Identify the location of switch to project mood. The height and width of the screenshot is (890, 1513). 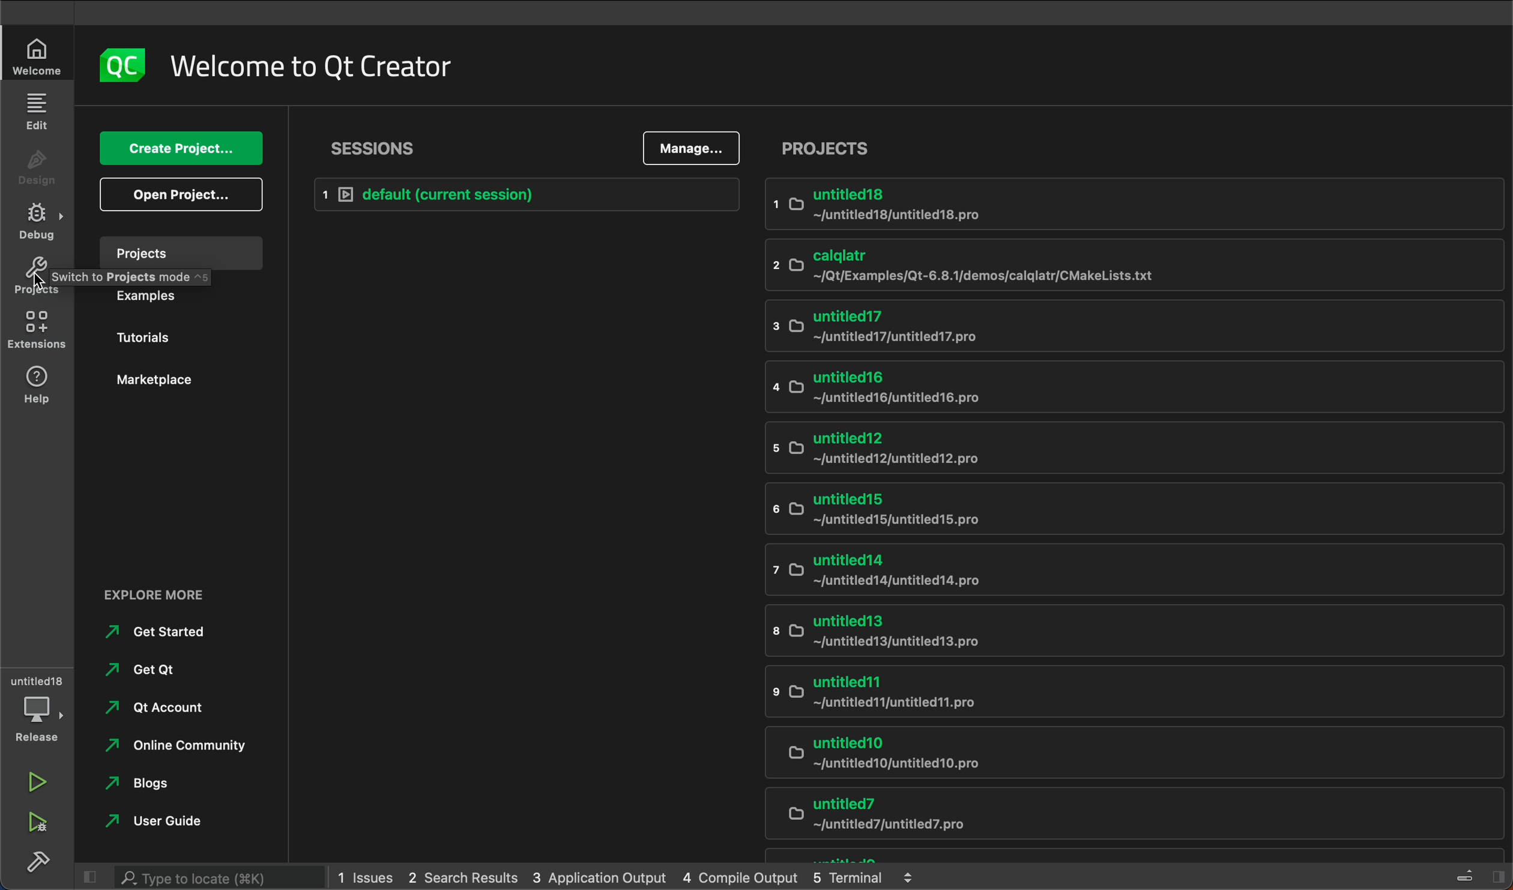
(153, 279).